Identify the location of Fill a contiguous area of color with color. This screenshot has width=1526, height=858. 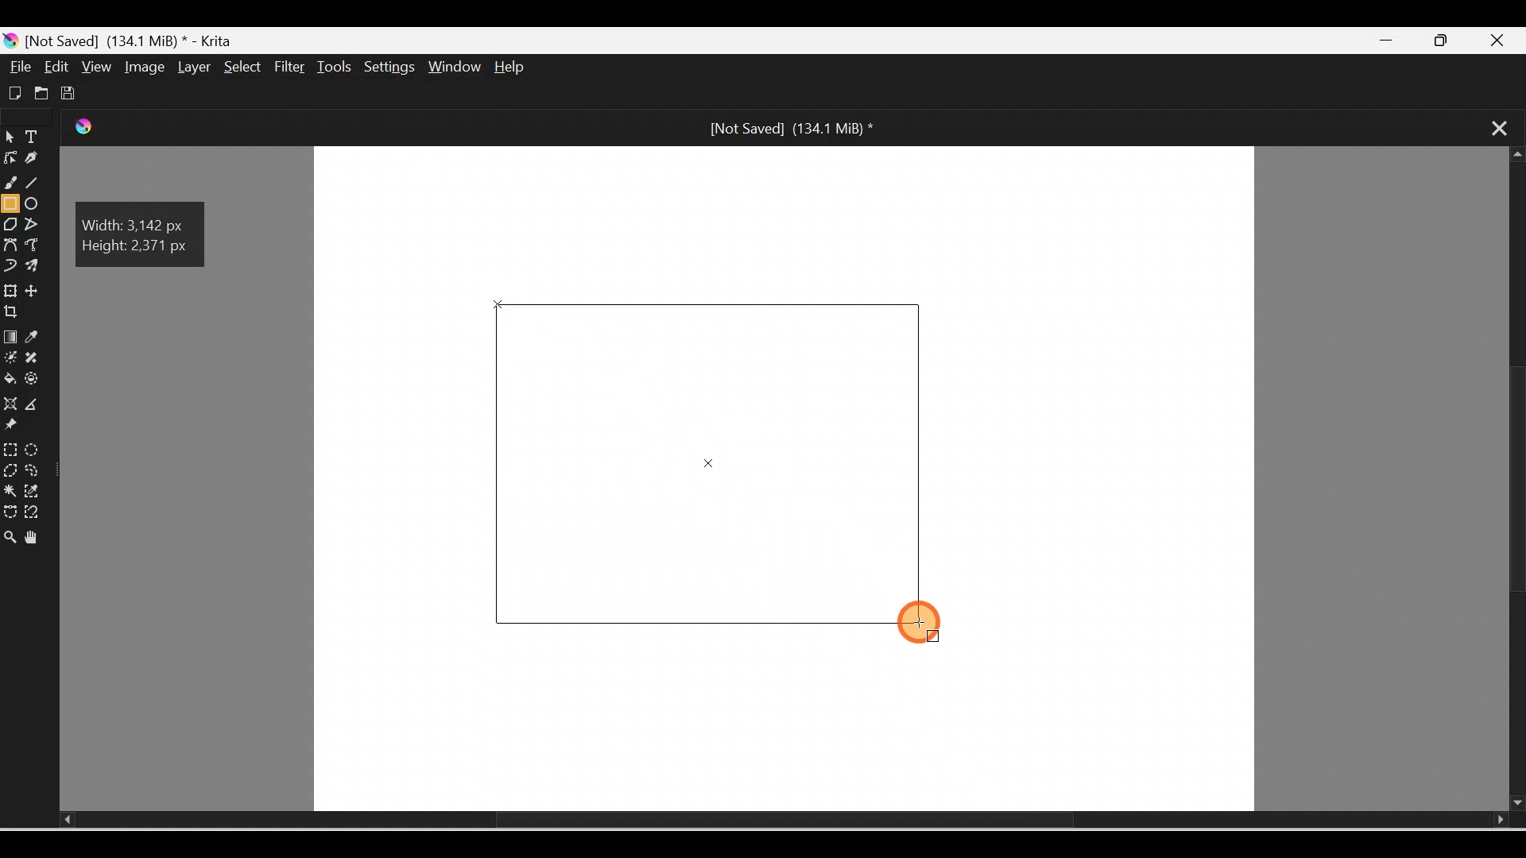
(10, 380).